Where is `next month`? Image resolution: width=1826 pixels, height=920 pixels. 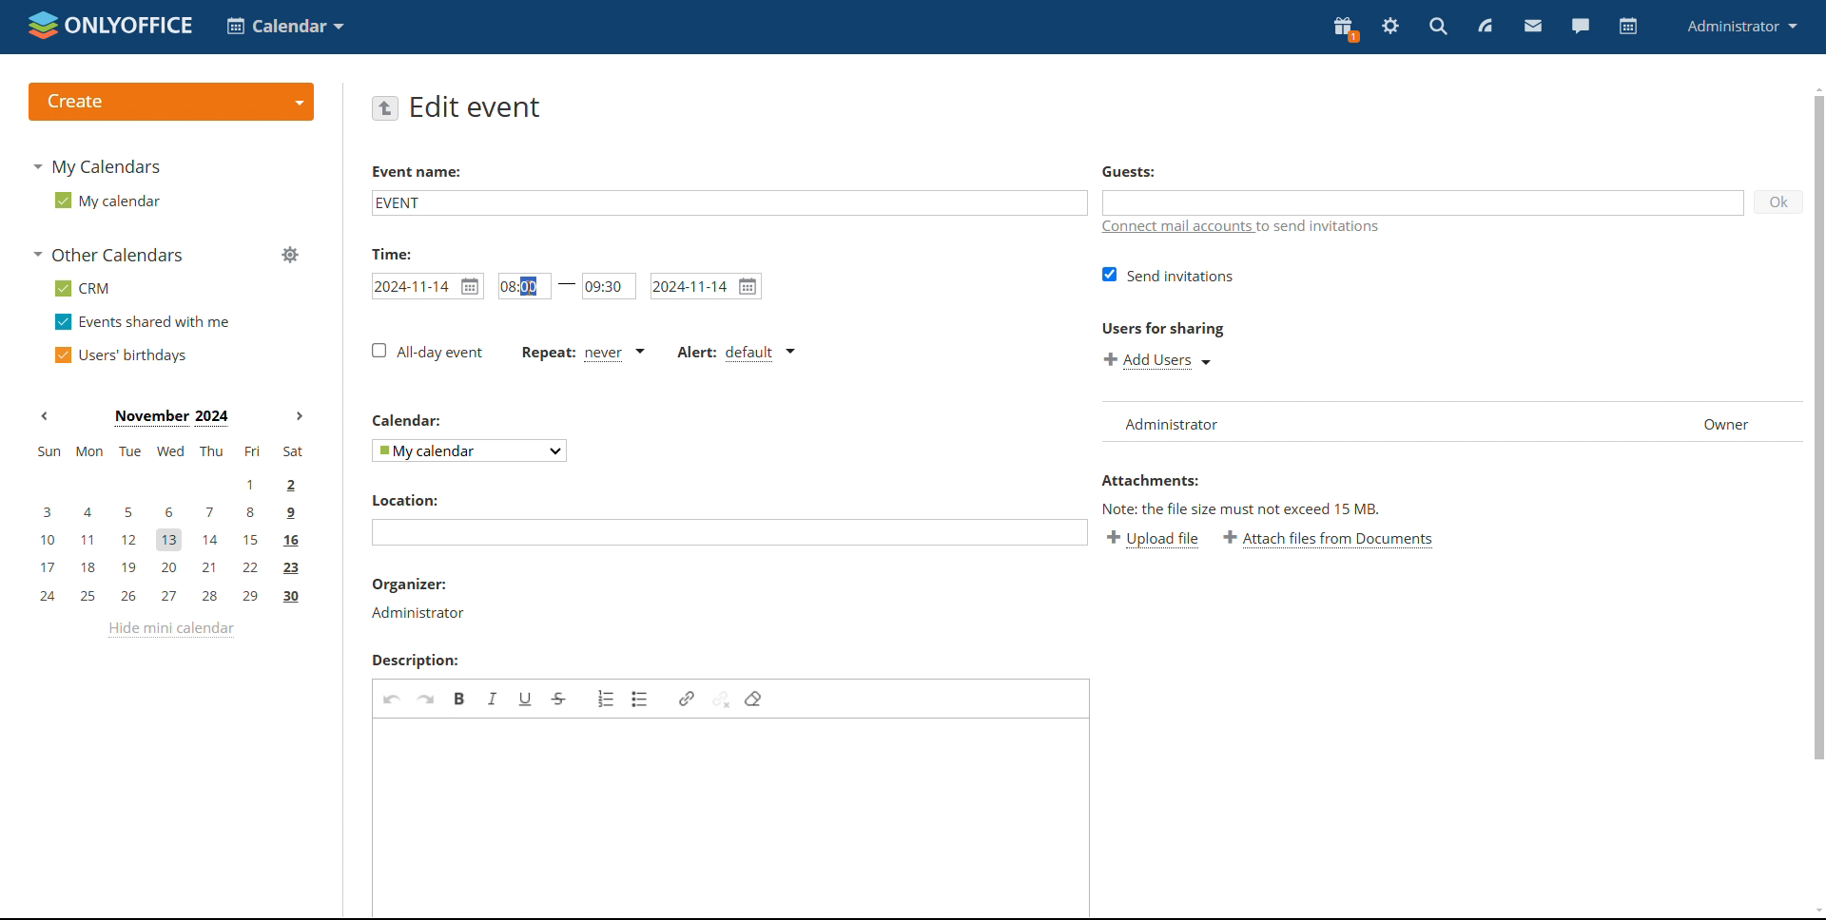 next month is located at coordinates (300, 416).